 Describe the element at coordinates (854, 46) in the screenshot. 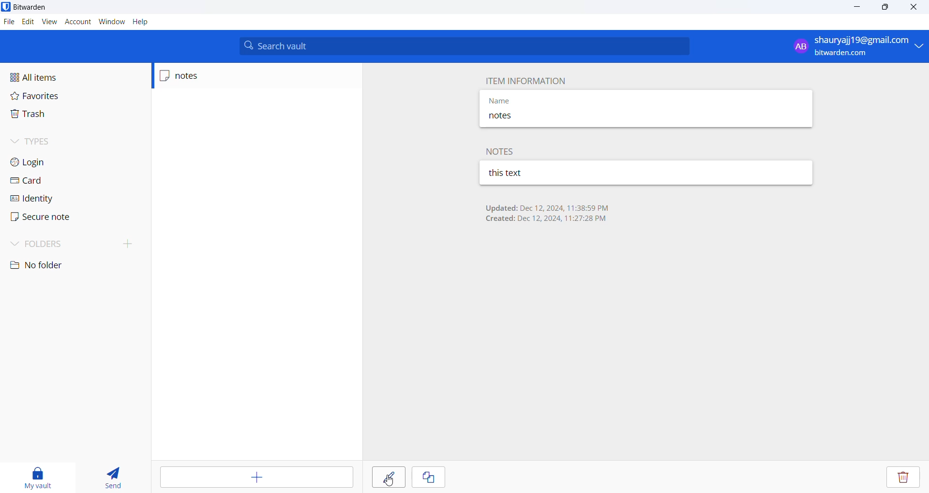

I see `shauryaji19@gmail.com bitwarden.com` at that location.